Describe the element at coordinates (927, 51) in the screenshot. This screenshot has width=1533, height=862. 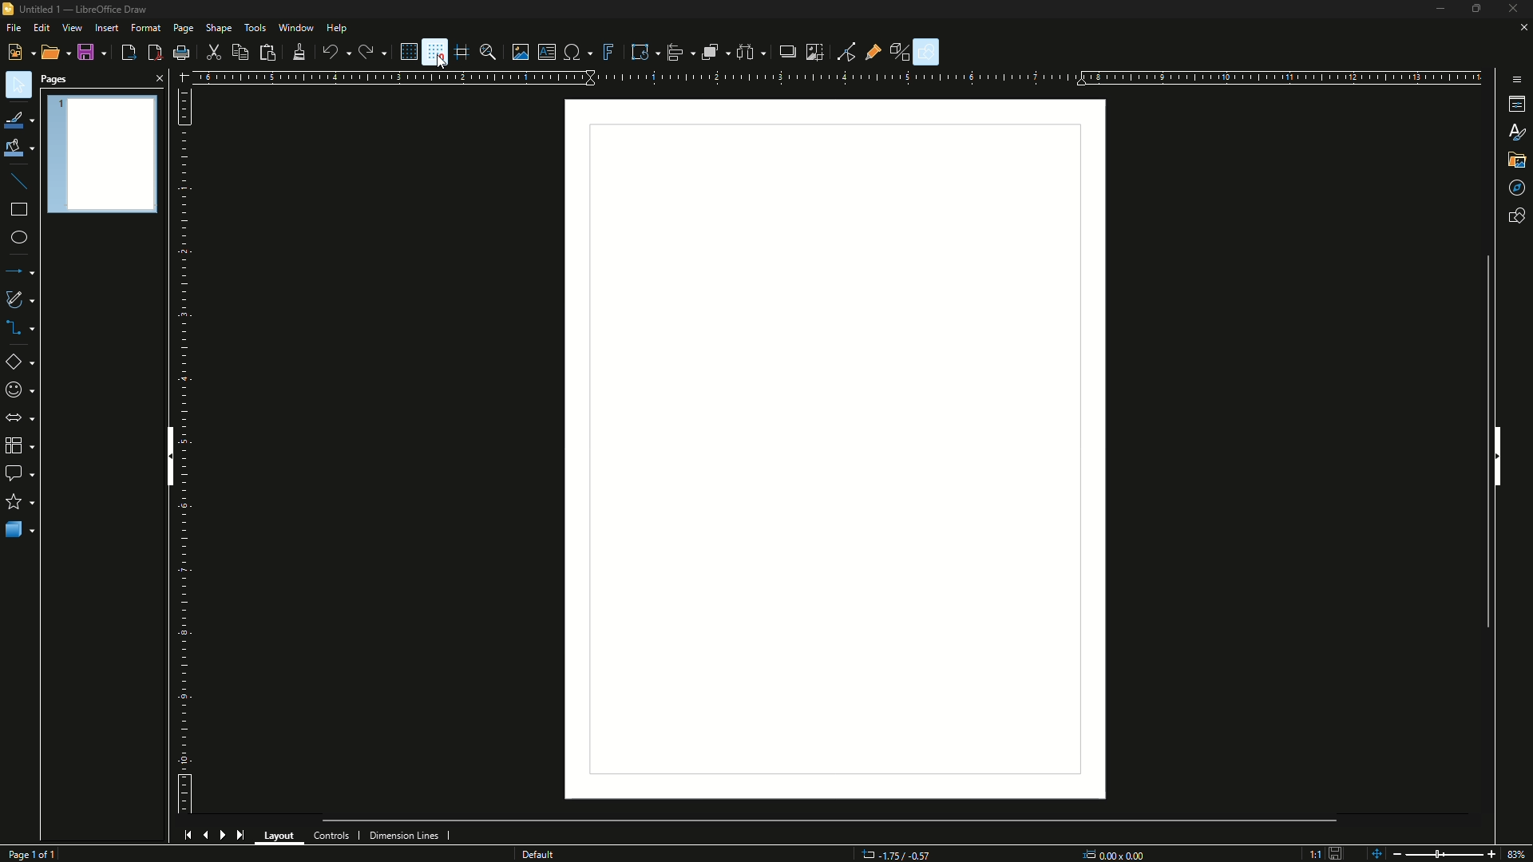
I see `Show Draw Function` at that location.